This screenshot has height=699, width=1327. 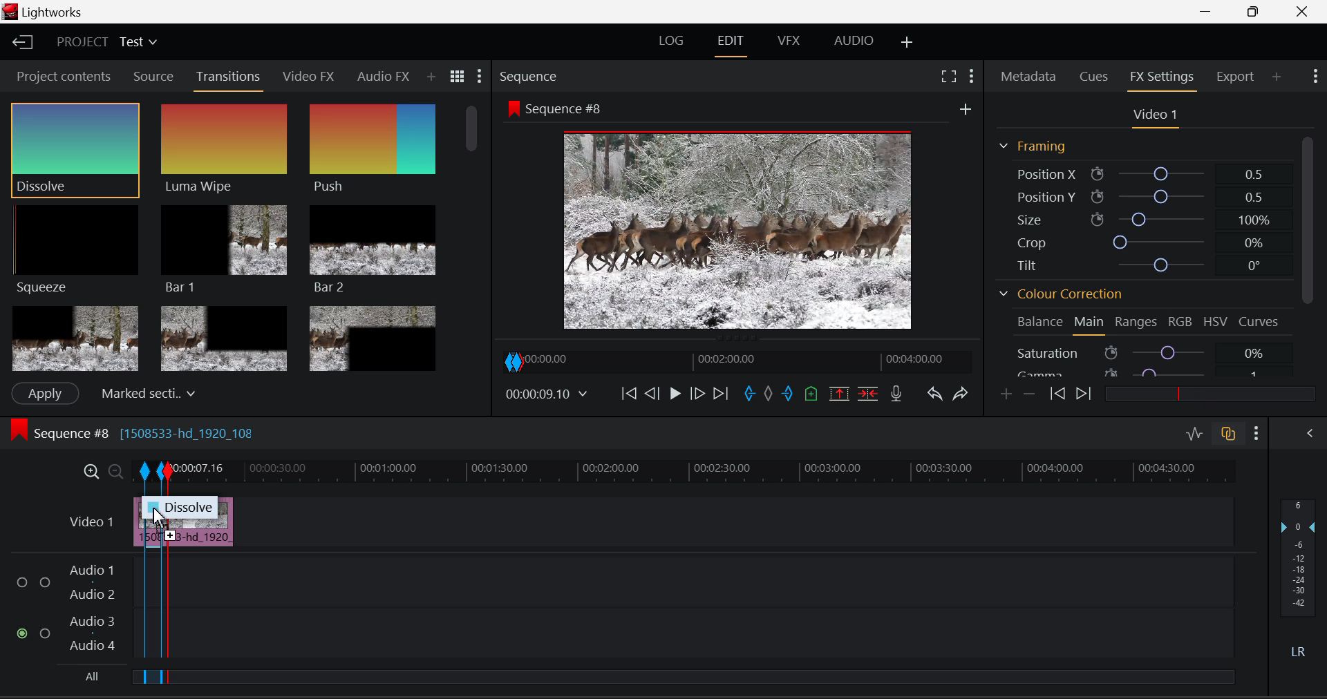 What do you see at coordinates (1178, 324) in the screenshot?
I see `RGB` at bounding box center [1178, 324].